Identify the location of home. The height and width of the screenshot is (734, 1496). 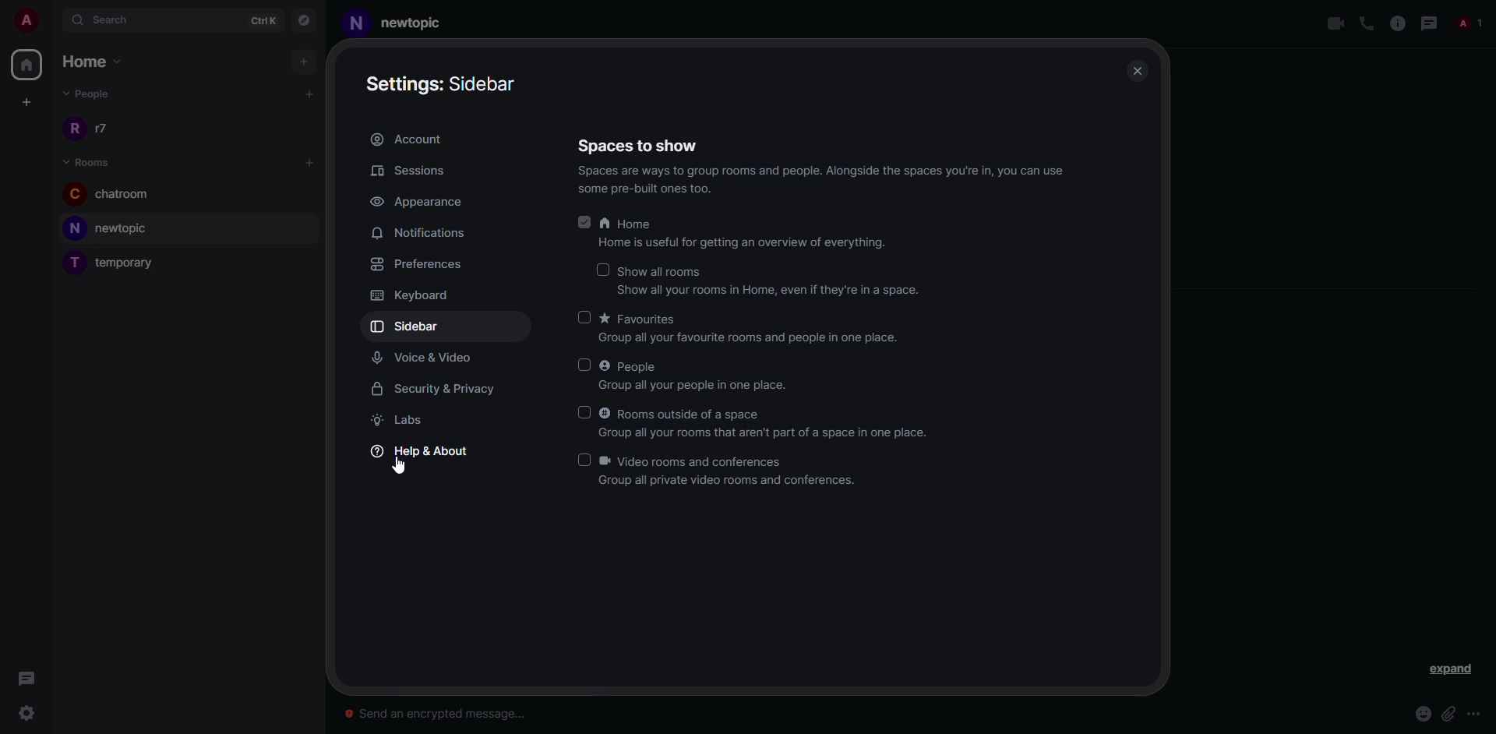
(99, 61).